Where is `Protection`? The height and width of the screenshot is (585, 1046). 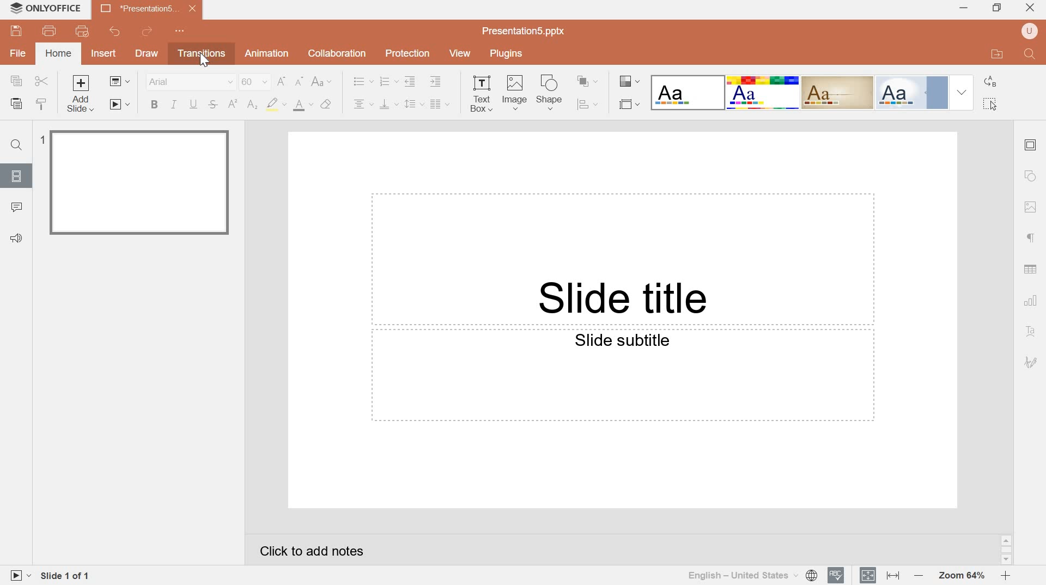
Protection is located at coordinates (409, 54).